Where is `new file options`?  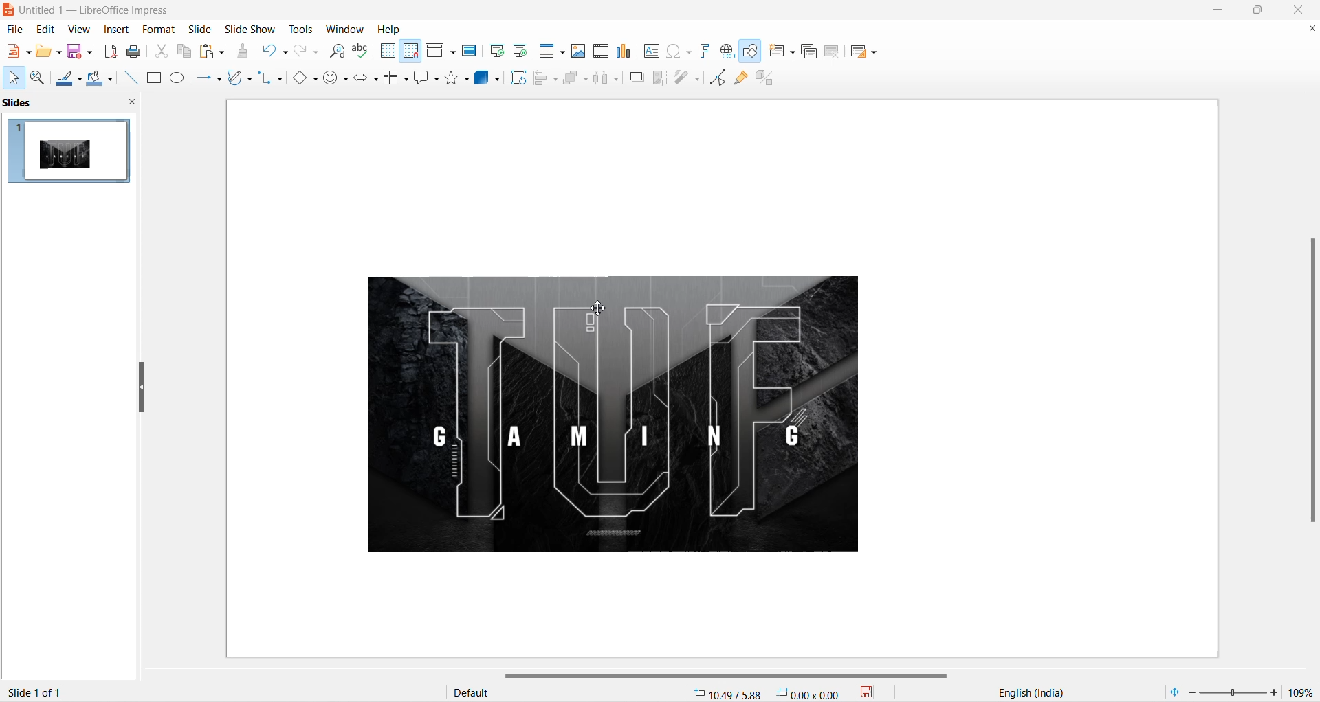 new file options is located at coordinates (30, 53).